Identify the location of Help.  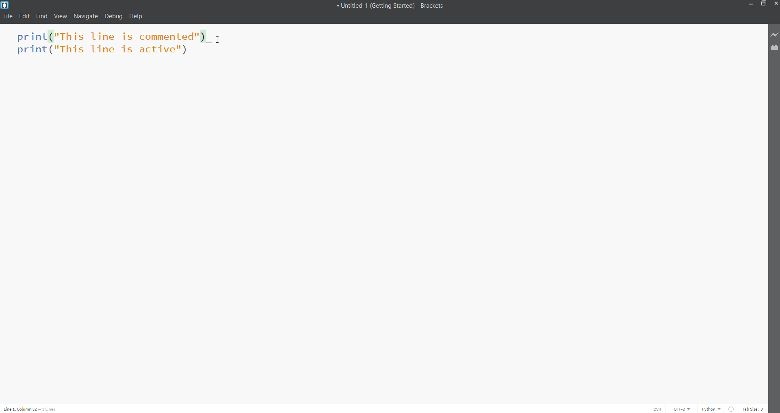
(136, 16).